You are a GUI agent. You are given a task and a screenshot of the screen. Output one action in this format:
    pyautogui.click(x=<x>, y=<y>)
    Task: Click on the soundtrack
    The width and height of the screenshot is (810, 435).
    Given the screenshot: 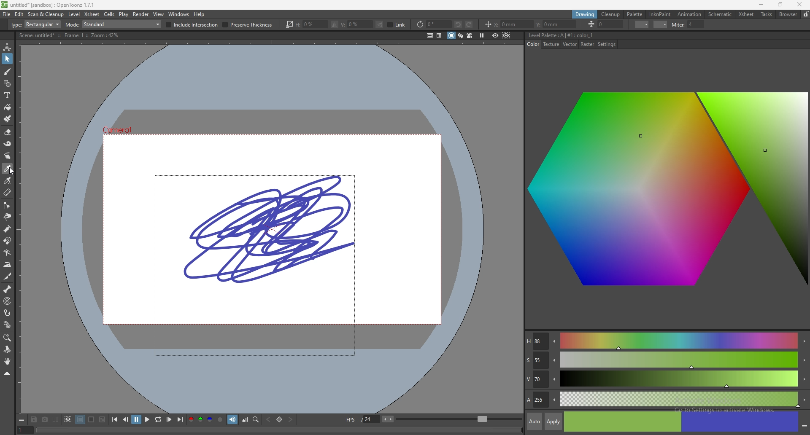 What is the action you would take?
    pyautogui.click(x=232, y=419)
    